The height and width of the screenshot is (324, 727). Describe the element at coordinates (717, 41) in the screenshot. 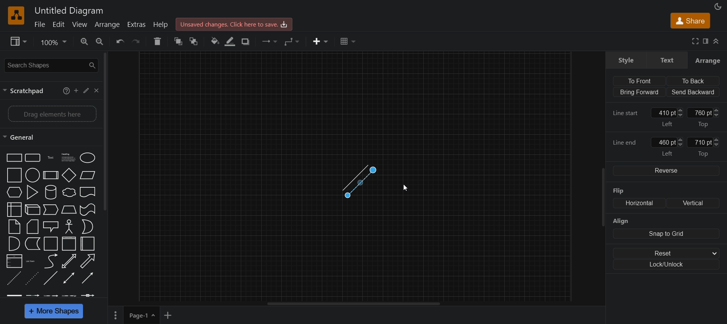

I see `collapse/expand` at that location.